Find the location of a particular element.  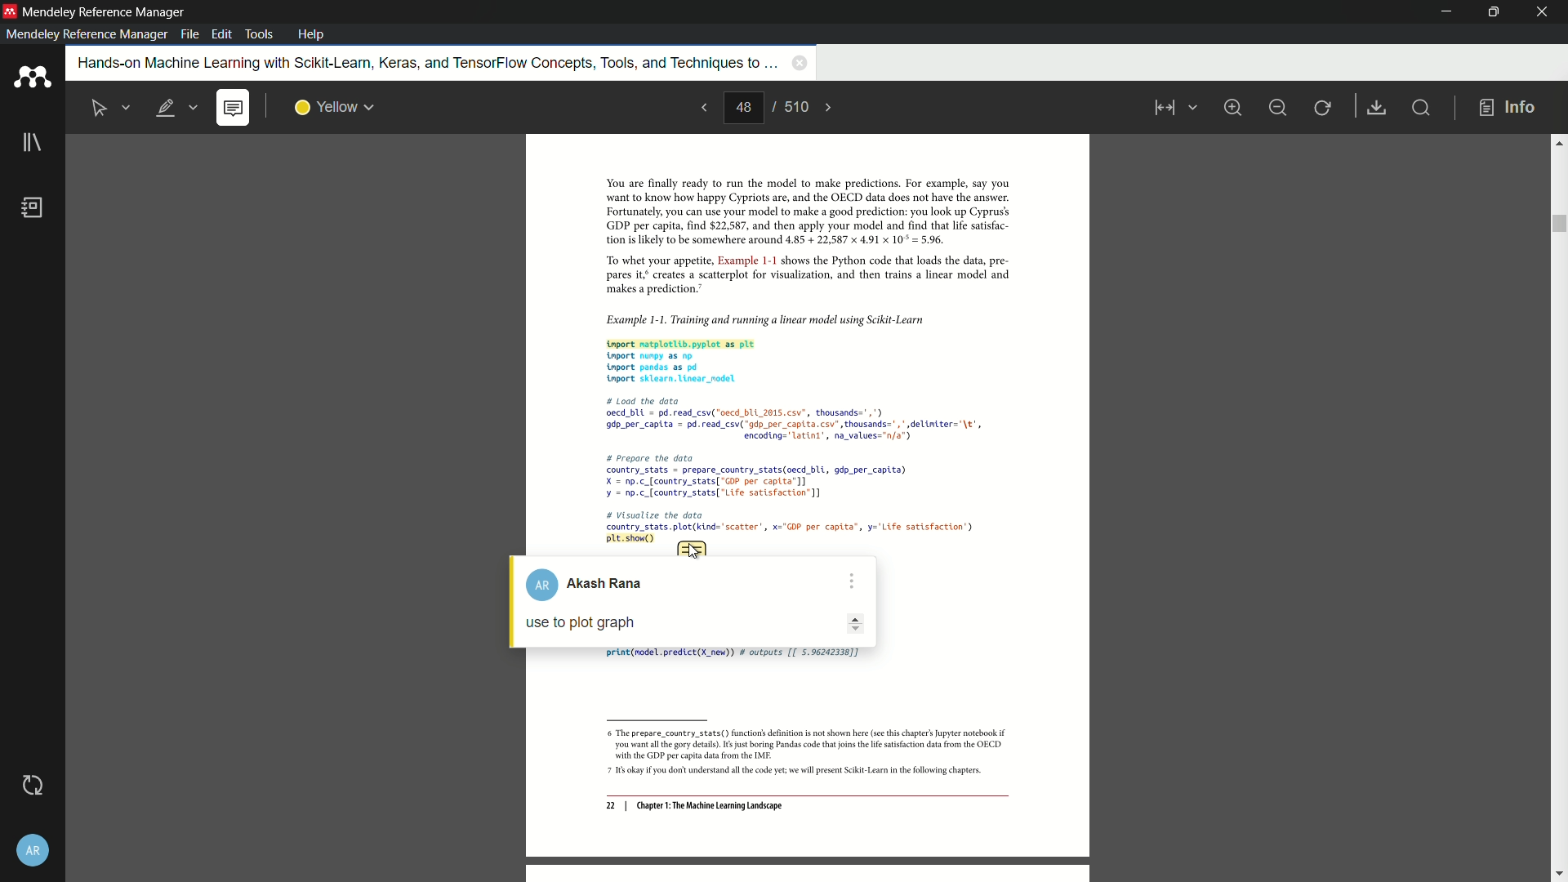

more actions is located at coordinates (850, 581).